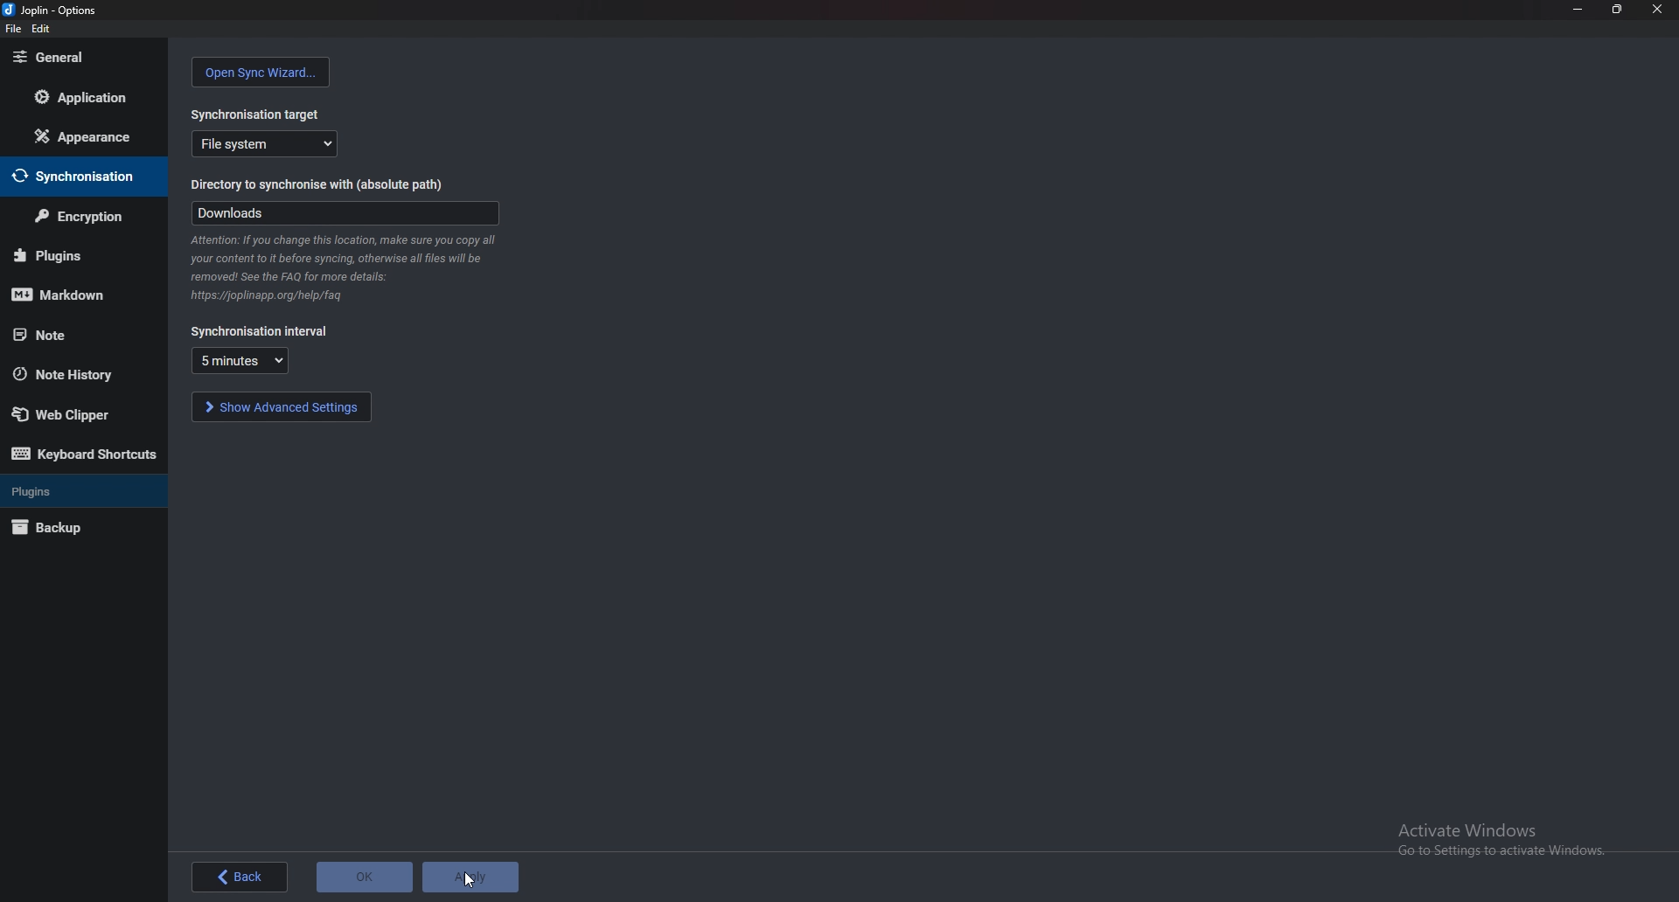  Describe the element at coordinates (79, 293) in the screenshot. I see `Mark down` at that location.